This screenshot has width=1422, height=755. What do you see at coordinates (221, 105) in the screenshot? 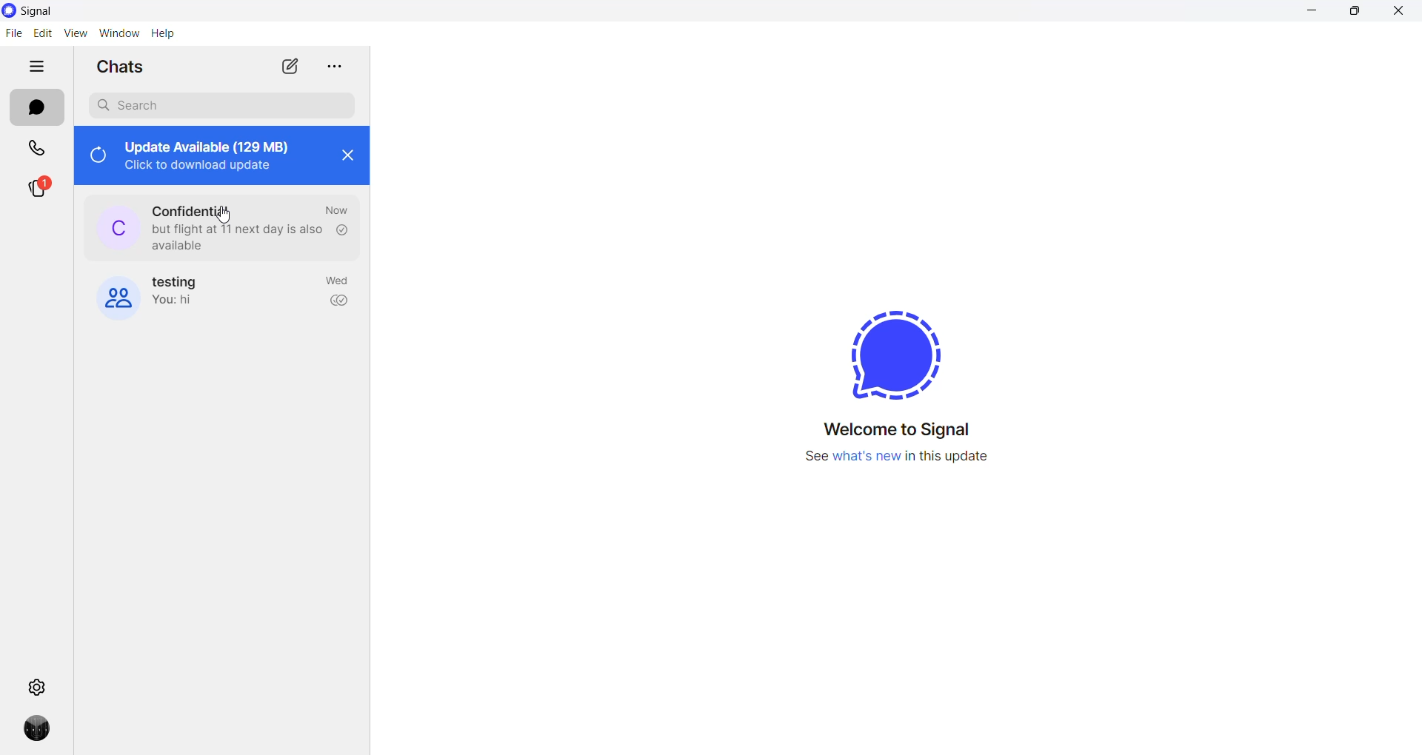
I see `search chat` at bounding box center [221, 105].